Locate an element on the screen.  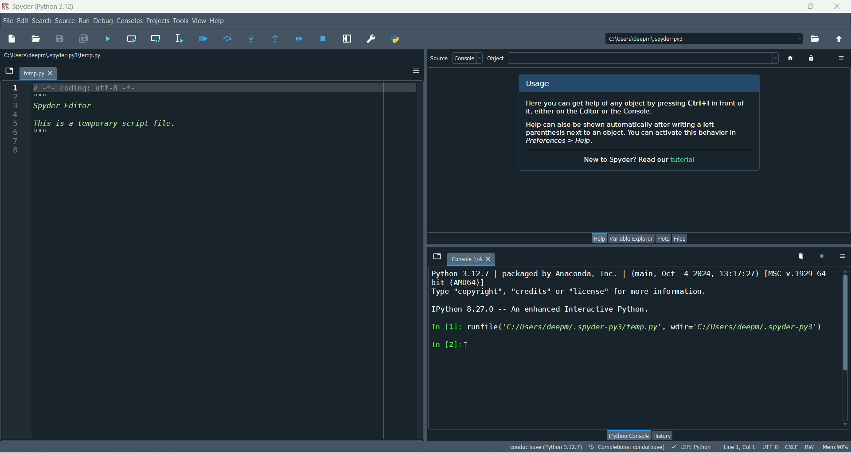
source is located at coordinates (440, 59).